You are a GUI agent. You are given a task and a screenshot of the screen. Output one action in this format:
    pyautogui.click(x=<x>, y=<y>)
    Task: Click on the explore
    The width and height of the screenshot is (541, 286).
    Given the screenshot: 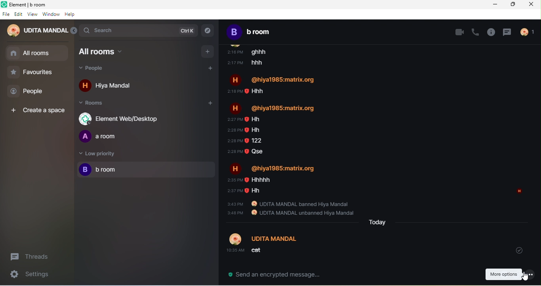 What is the action you would take?
    pyautogui.click(x=208, y=31)
    